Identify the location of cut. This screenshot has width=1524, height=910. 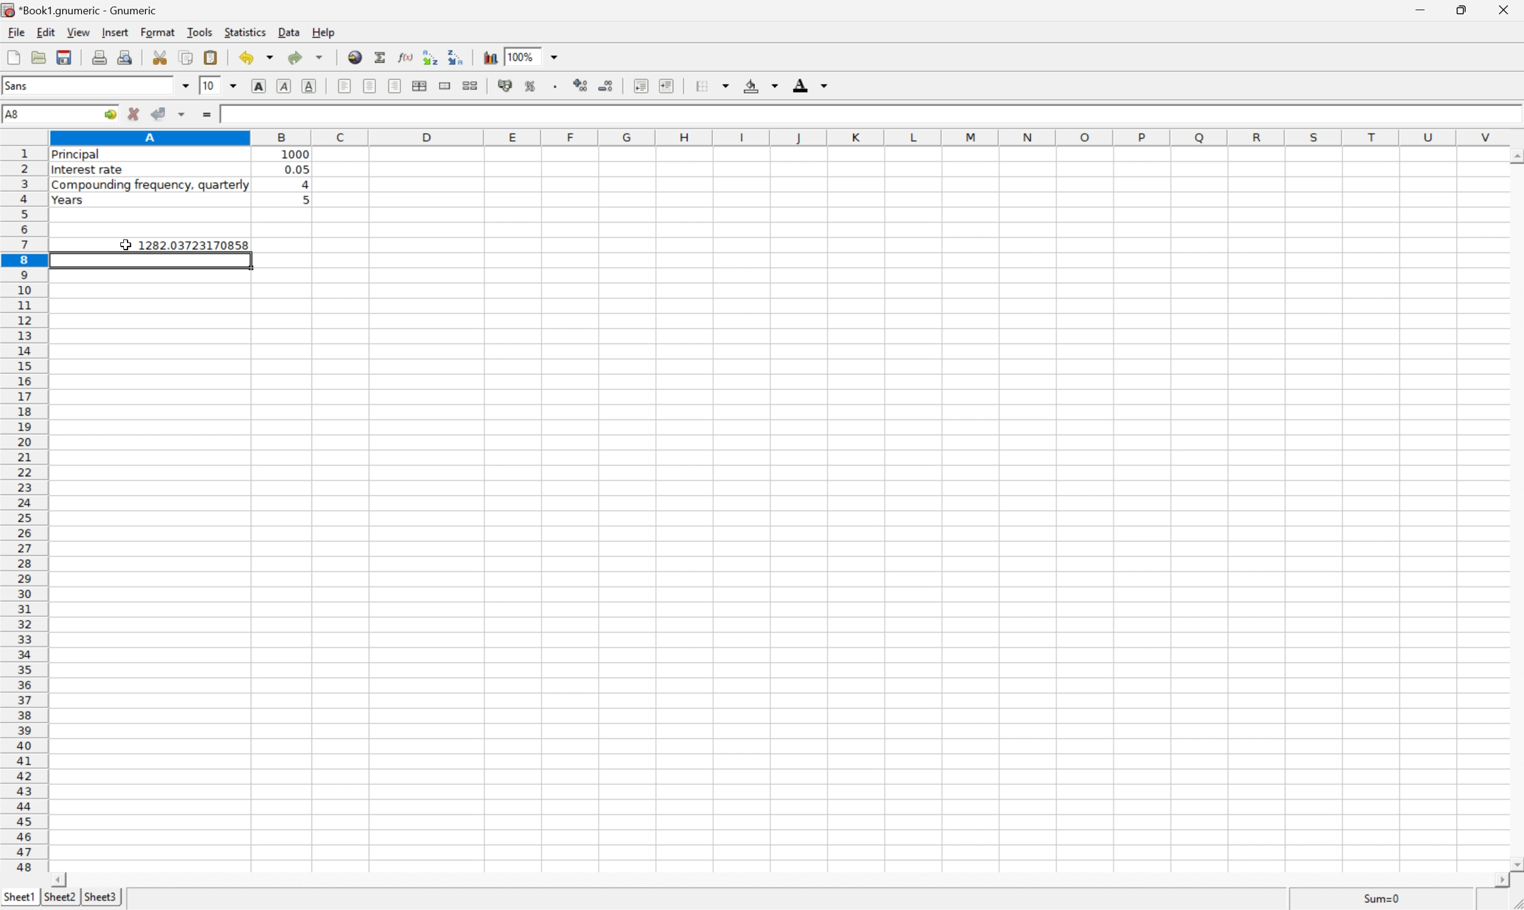
(159, 57).